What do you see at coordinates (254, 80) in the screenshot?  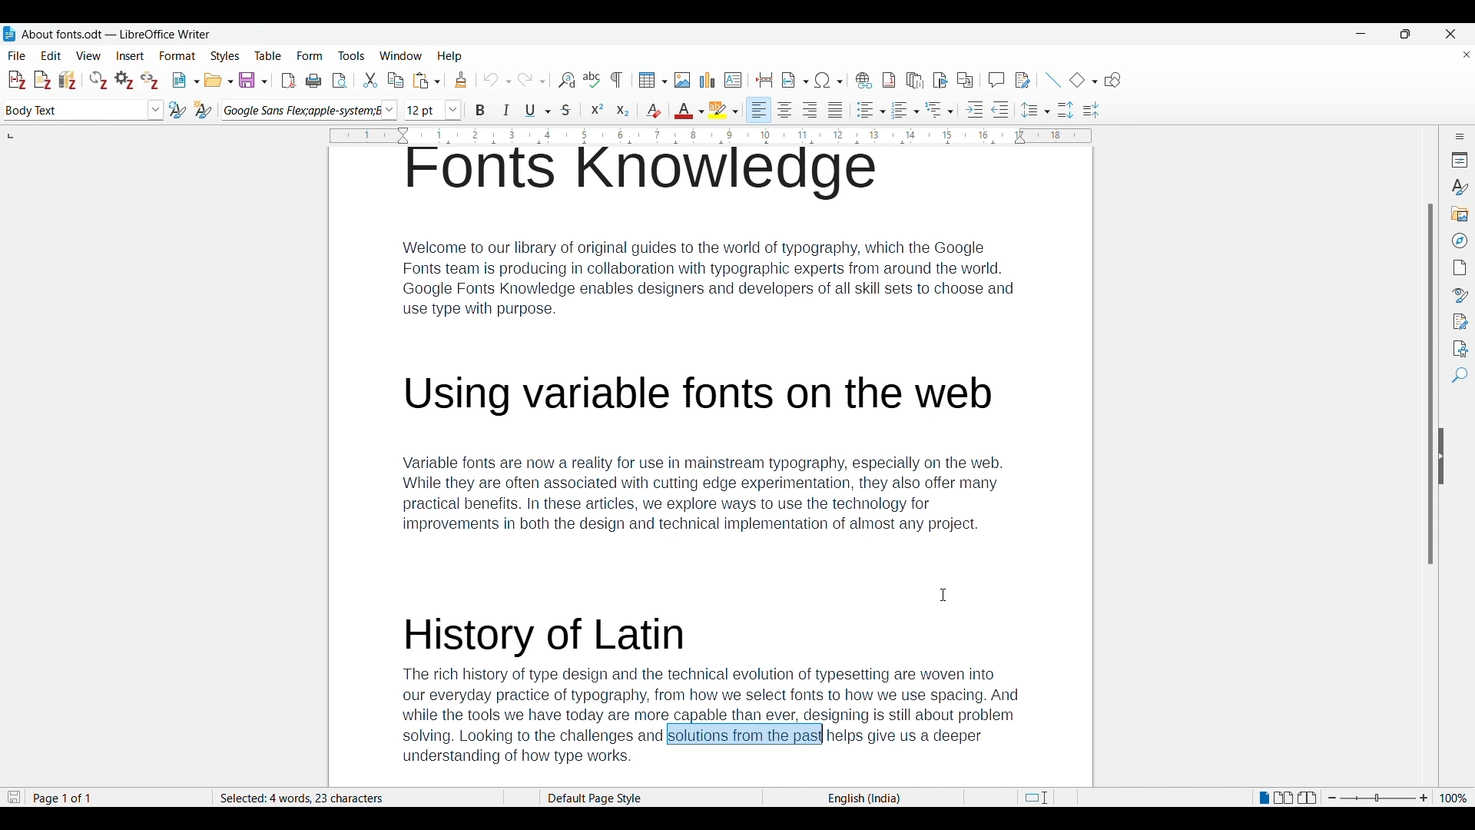 I see `Save options` at bounding box center [254, 80].